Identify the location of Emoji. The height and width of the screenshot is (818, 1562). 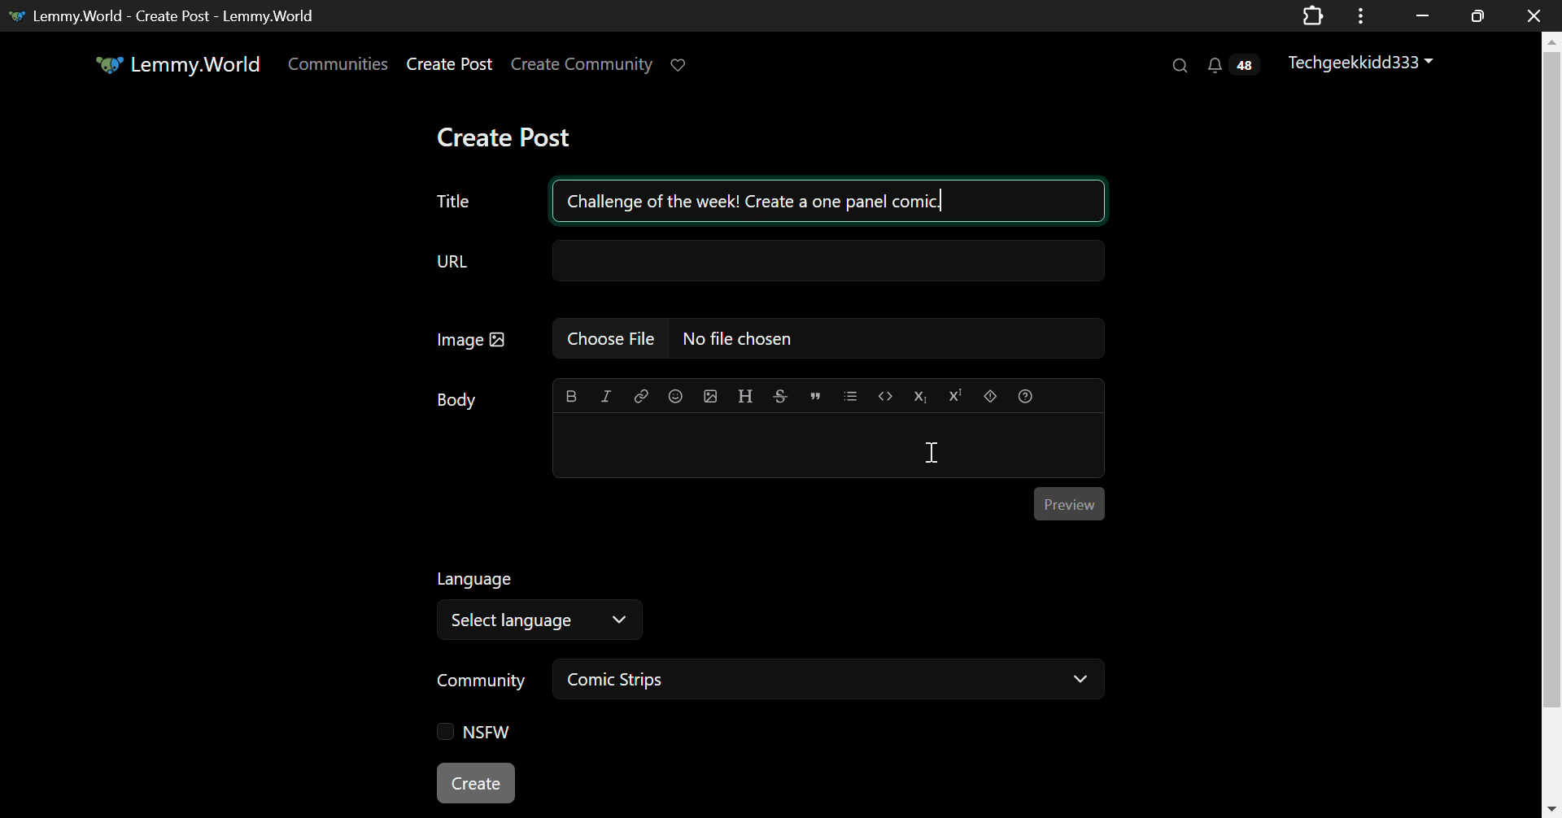
(675, 397).